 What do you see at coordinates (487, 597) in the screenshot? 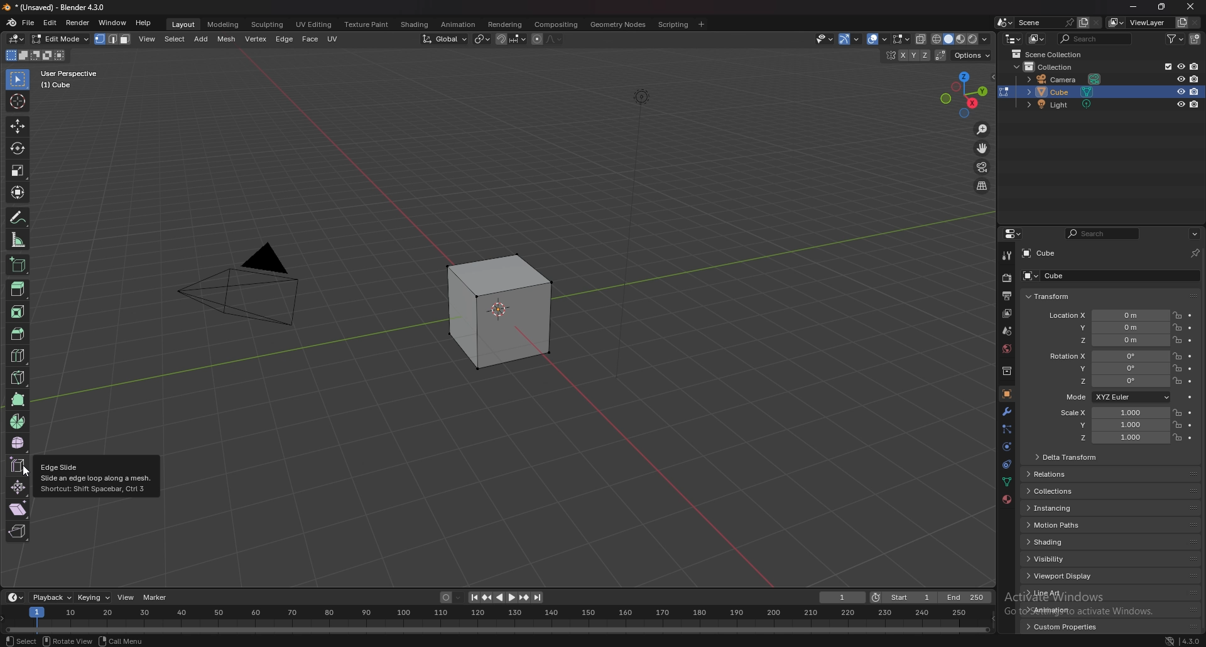
I see `jump to keyframe` at bounding box center [487, 597].